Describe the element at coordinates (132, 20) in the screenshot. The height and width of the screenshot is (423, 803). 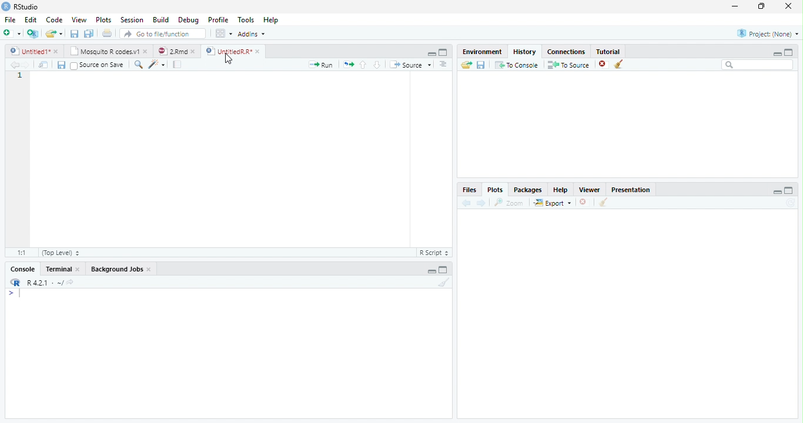
I see `Session` at that location.